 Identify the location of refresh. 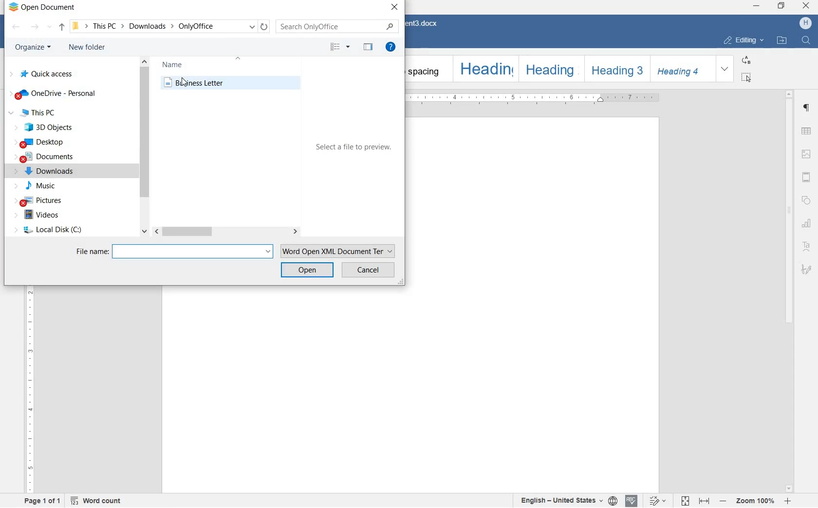
(264, 26).